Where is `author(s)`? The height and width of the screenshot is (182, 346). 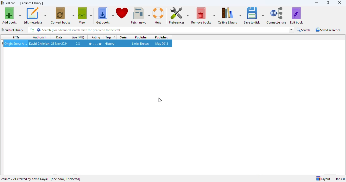 author(s) is located at coordinates (39, 37).